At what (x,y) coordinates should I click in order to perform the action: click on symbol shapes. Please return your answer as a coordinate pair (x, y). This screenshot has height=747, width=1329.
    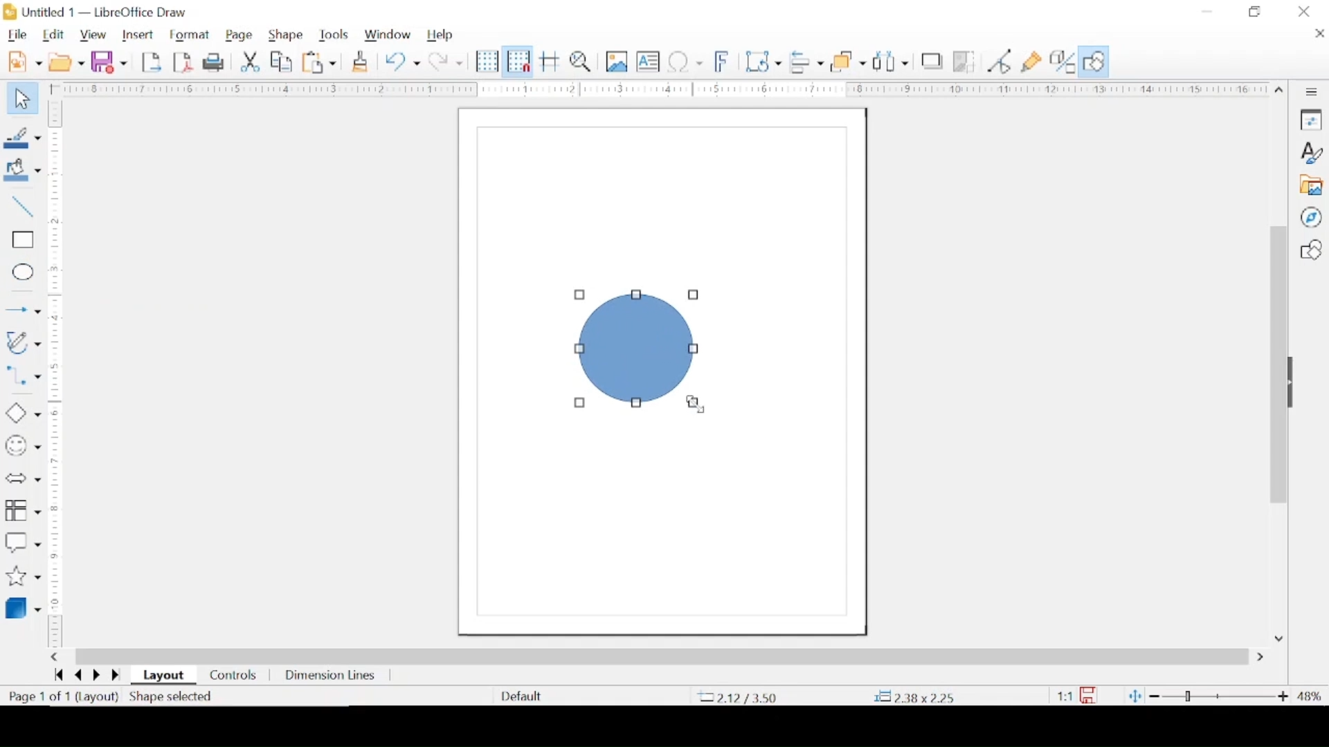
    Looking at the image, I should click on (23, 446).